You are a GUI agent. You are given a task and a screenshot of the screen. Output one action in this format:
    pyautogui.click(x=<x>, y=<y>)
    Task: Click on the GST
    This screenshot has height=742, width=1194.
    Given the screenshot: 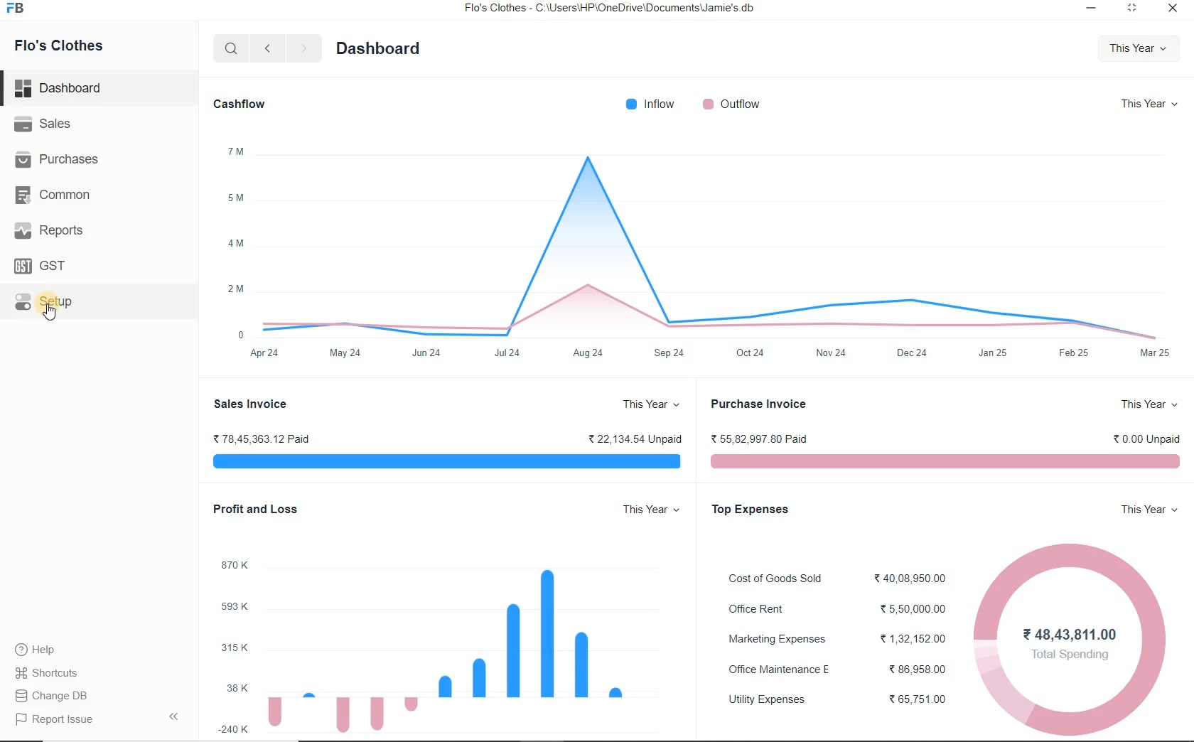 What is the action you would take?
    pyautogui.click(x=41, y=266)
    